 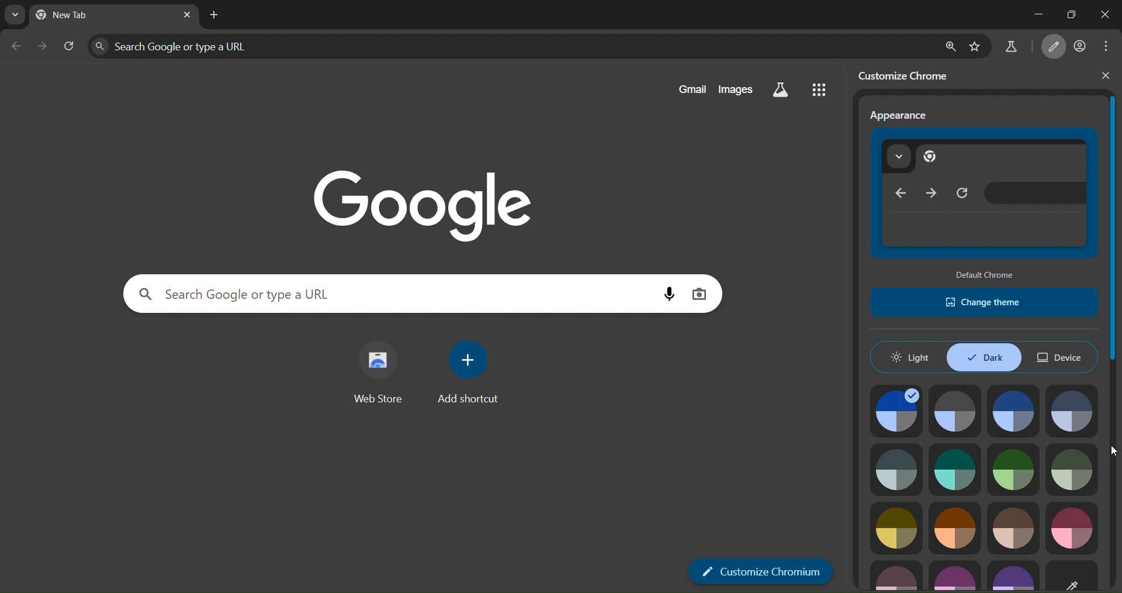 I want to click on close, so click(x=1103, y=17).